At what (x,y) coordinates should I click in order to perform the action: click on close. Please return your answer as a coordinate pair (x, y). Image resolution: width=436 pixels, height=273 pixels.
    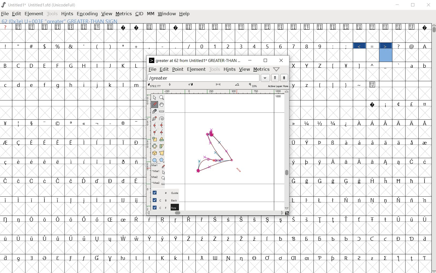
    Looking at the image, I should click on (282, 60).